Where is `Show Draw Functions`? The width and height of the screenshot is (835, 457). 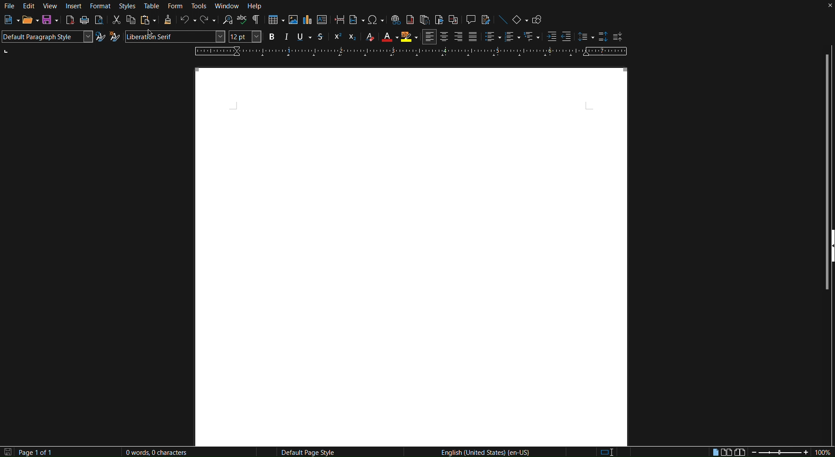
Show Draw Functions is located at coordinates (537, 21).